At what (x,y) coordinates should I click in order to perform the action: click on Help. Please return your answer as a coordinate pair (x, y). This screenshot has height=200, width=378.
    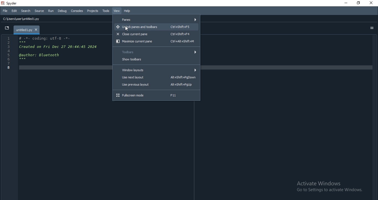
    Looking at the image, I should click on (127, 11).